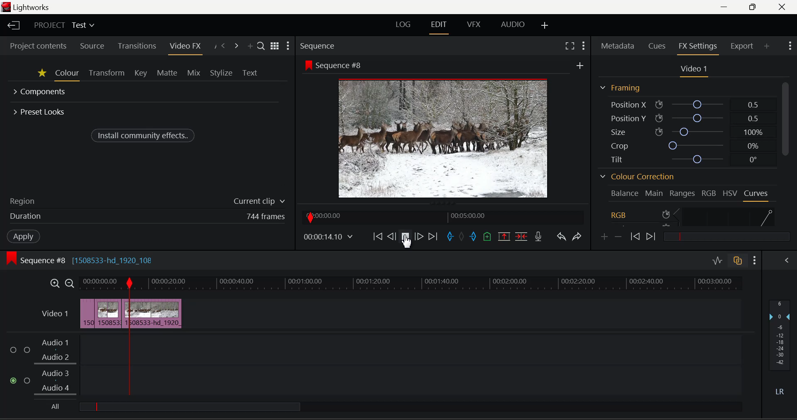 This screenshot has height=420, width=797. Describe the element at coordinates (742, 45) in the screenshot. I see `Export` at that location.